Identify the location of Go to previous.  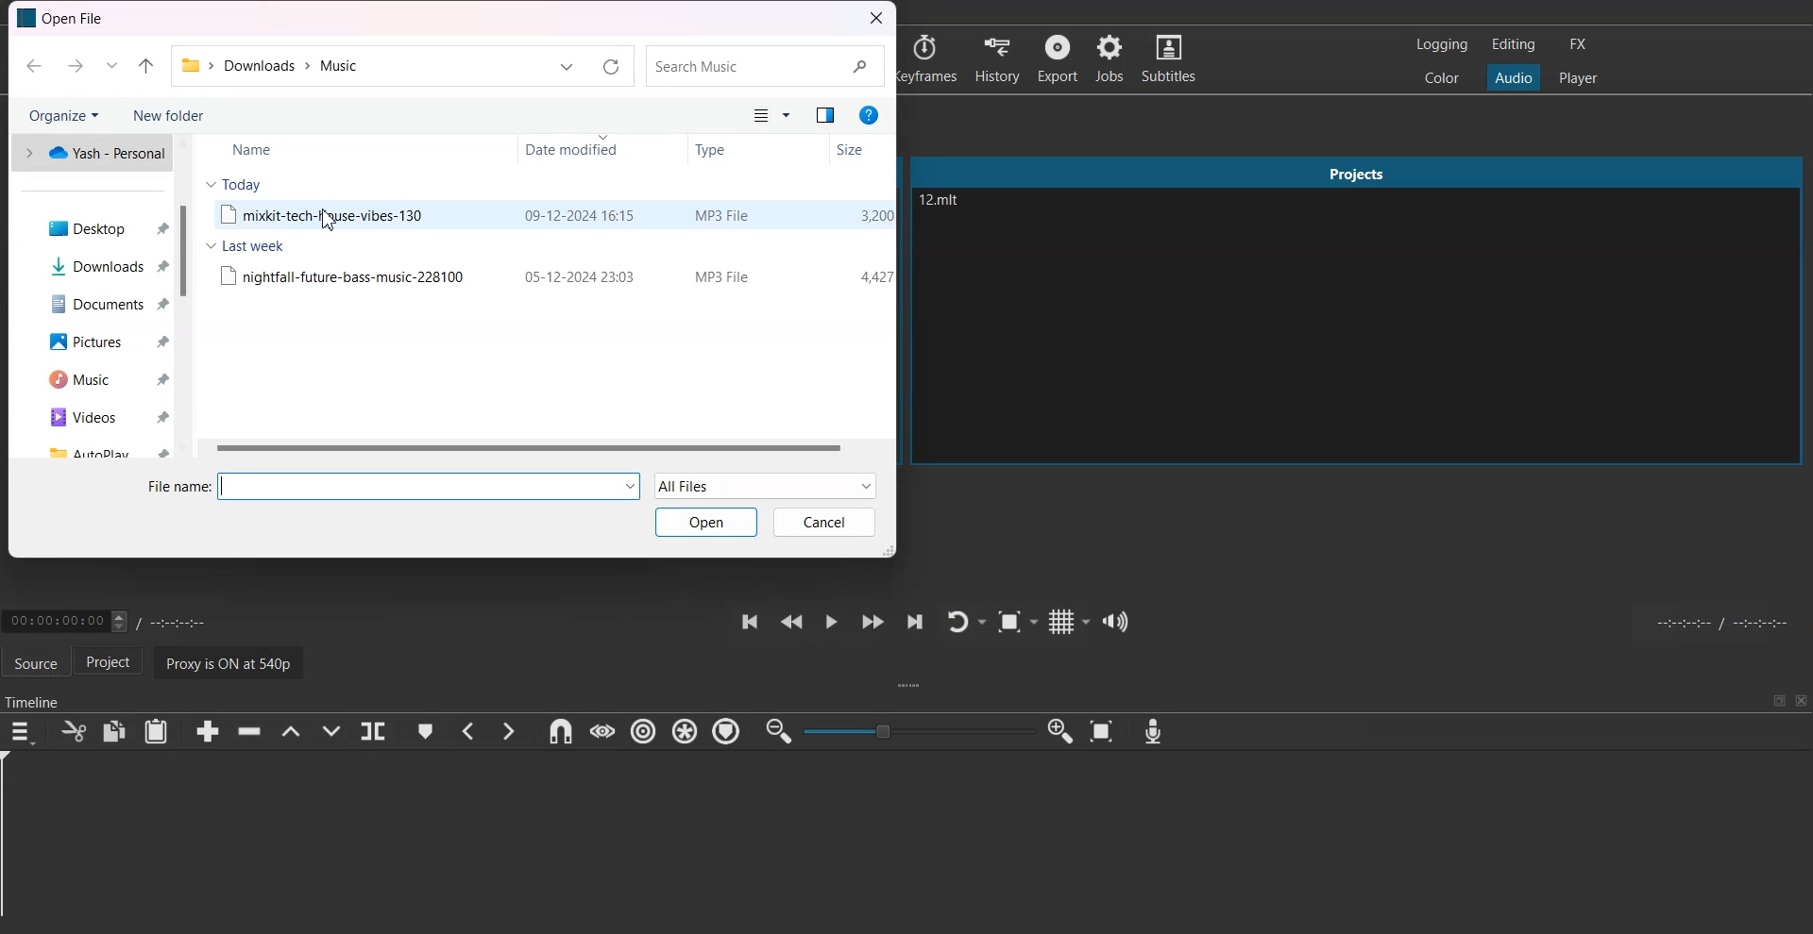
(567, 68).